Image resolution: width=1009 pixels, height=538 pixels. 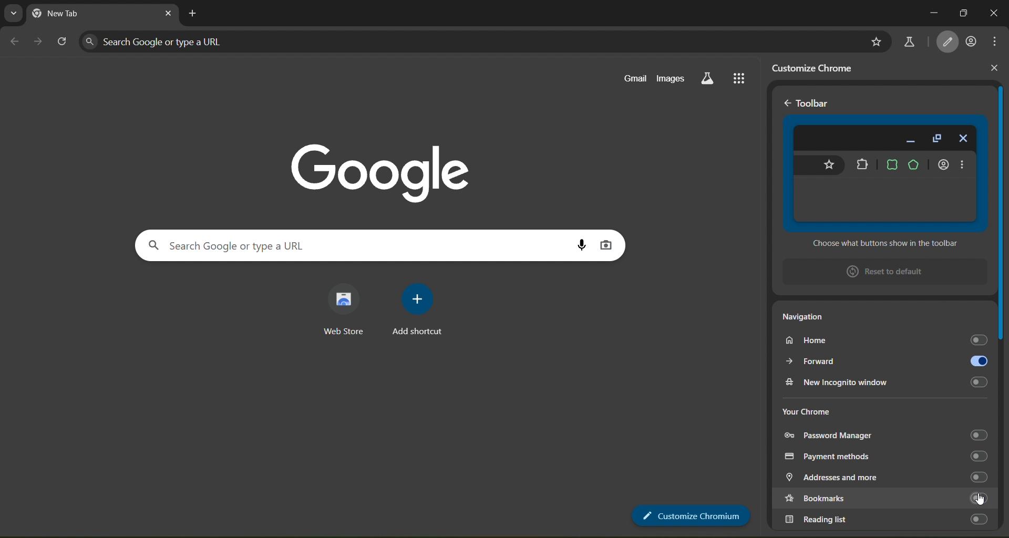 I want to click on slider, so click(x=1003, y=285).